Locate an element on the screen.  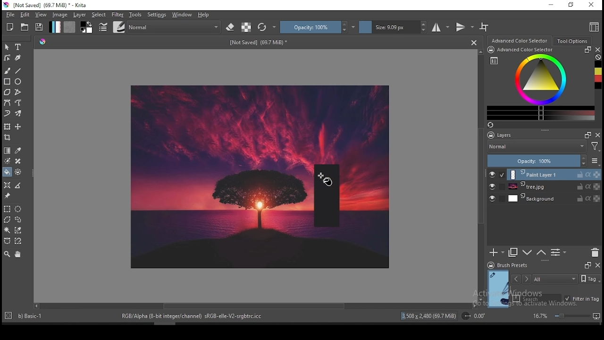
rectangle tool is located at coordinates (7, 82).